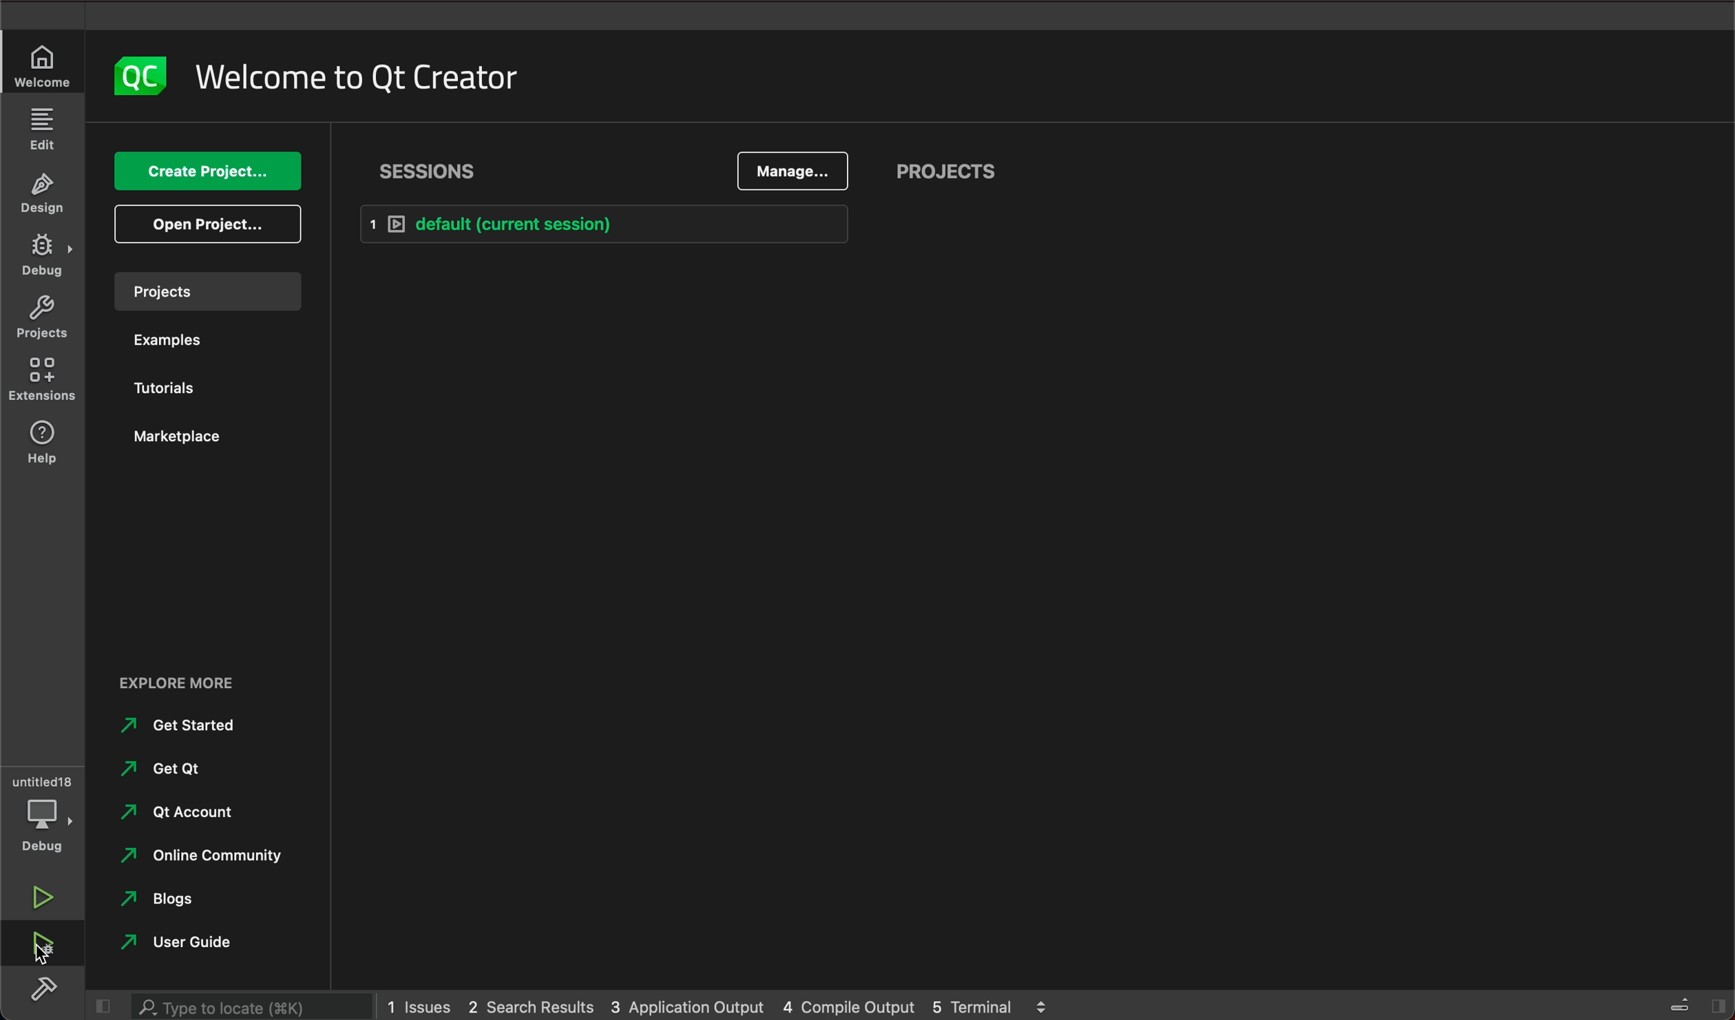 The width and height of the screenshot is (1735, 1020). What do you see at coordinates (794, 169) in the screenshot?
I see `manage` at bounding box center [794, 169].